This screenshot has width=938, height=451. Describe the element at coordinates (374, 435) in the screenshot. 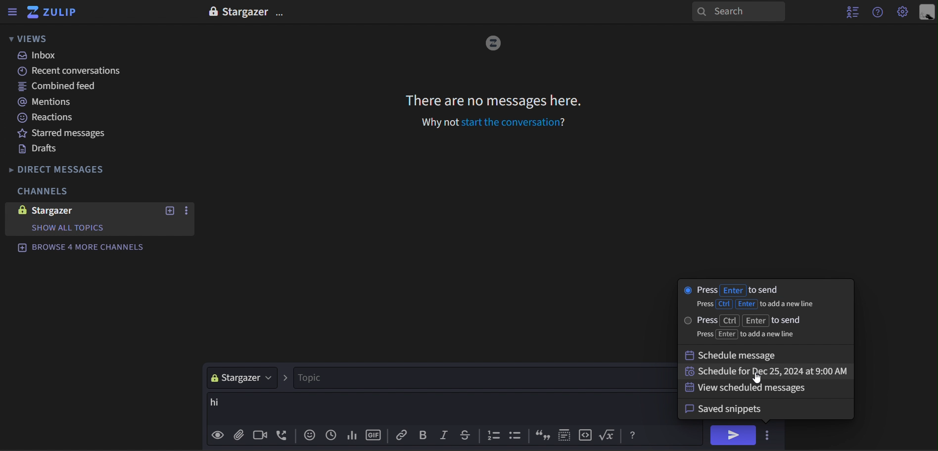

I see `gif` at that location.